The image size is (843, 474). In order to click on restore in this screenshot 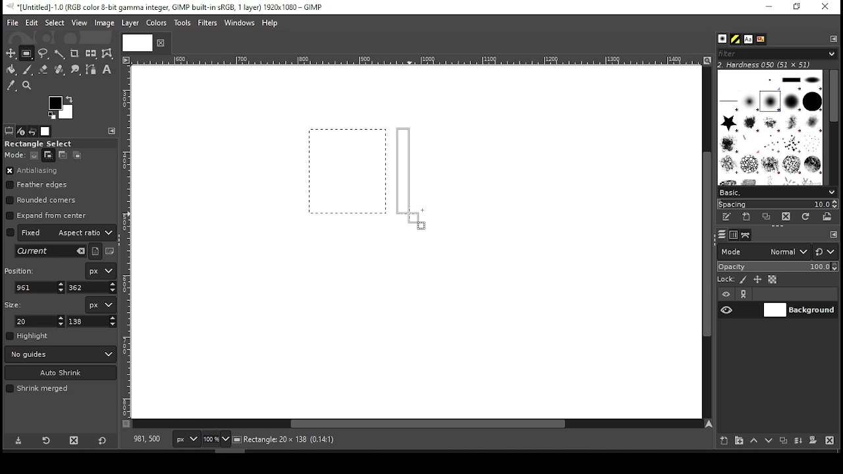, I will do `click(798, 7)`.